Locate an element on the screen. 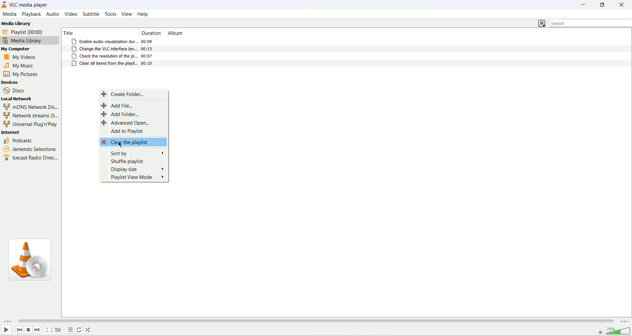 The height and width of the screenshot is (336, 632). Media Library is located at coordinates (16, 23).